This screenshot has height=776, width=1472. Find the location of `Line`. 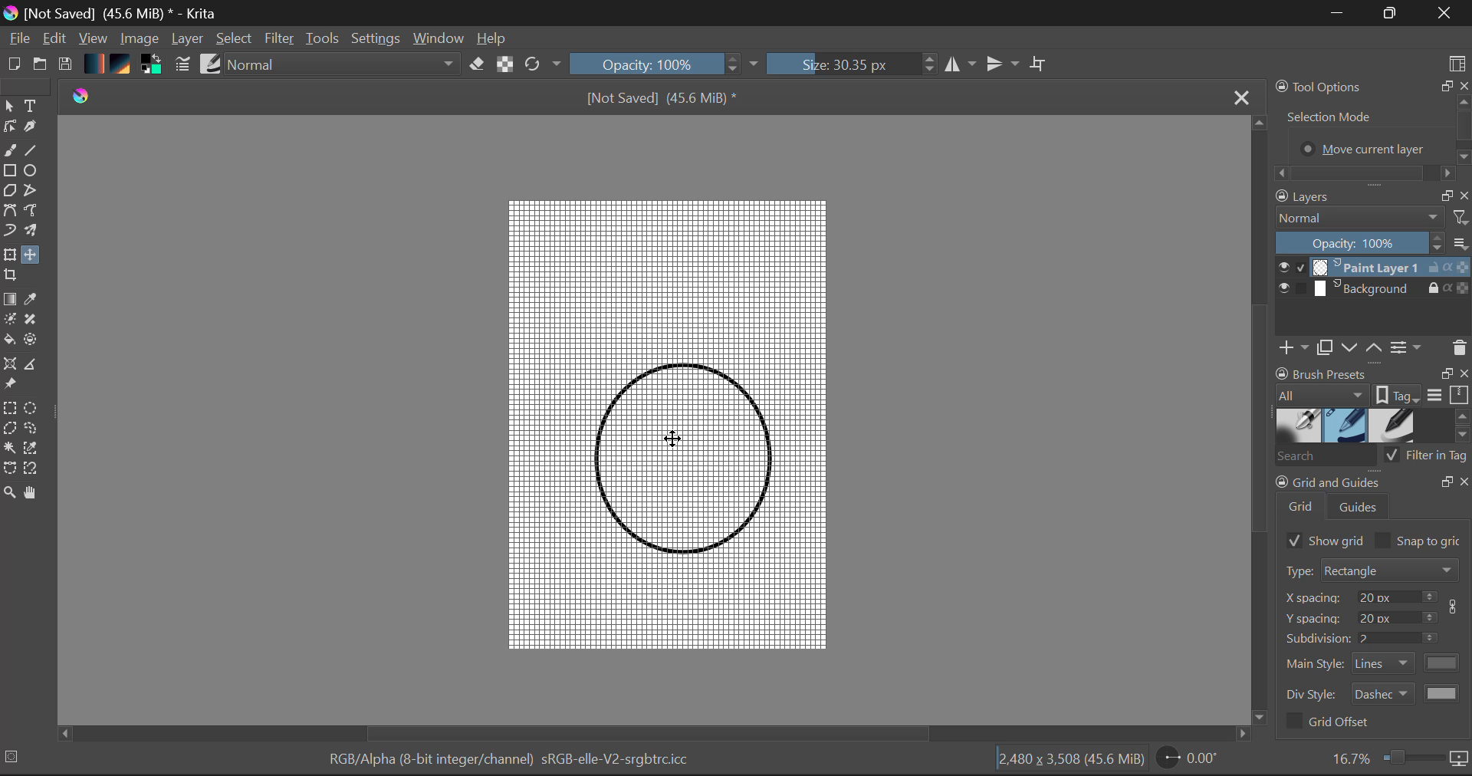

Line is located at coordinates (33, 150).